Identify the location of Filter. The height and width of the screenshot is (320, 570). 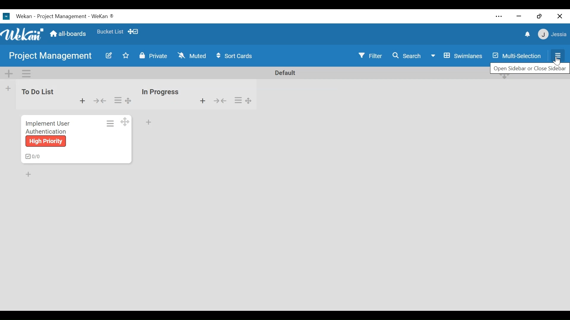
(371, 55).